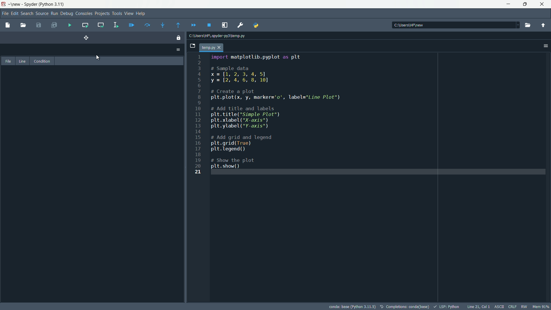 This screenshot has height=310, width=551. What do you see at coordinates (541, 307) in the screenshot?
I see `memory usage` at bounding box center [541, 307].